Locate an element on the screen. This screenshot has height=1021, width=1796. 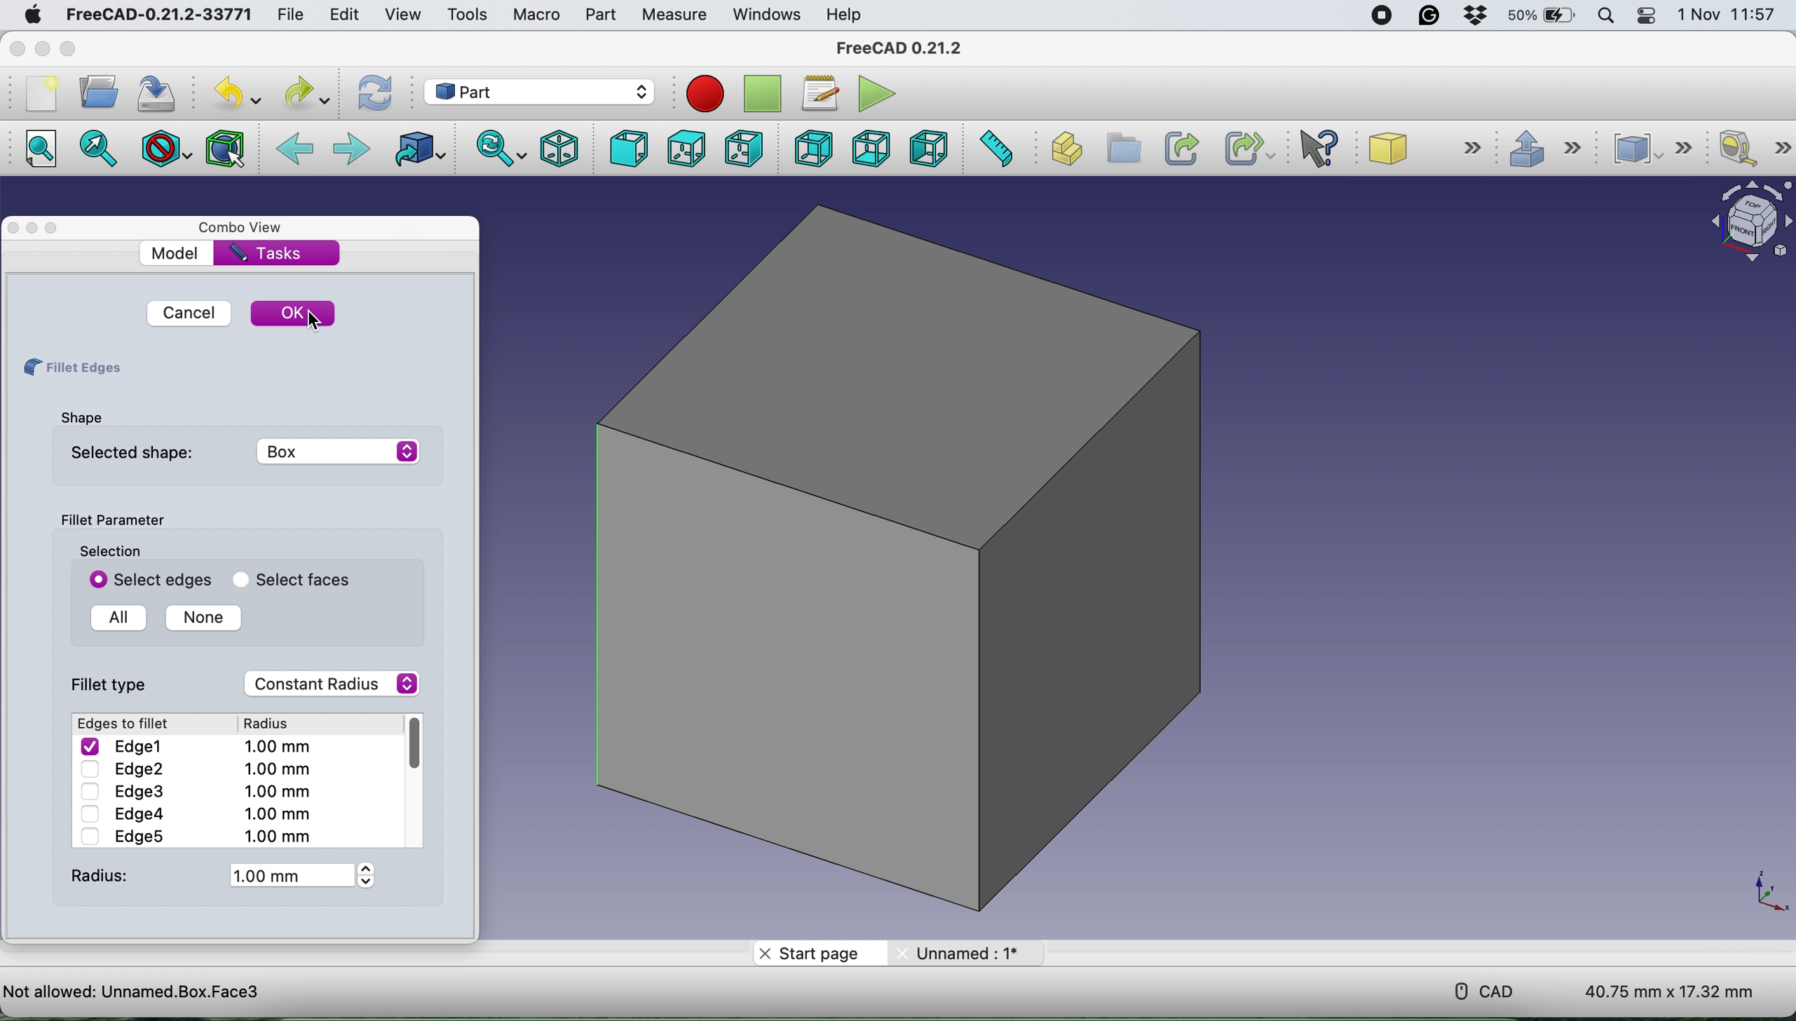
Combo View is located at coordinates (244, 227).